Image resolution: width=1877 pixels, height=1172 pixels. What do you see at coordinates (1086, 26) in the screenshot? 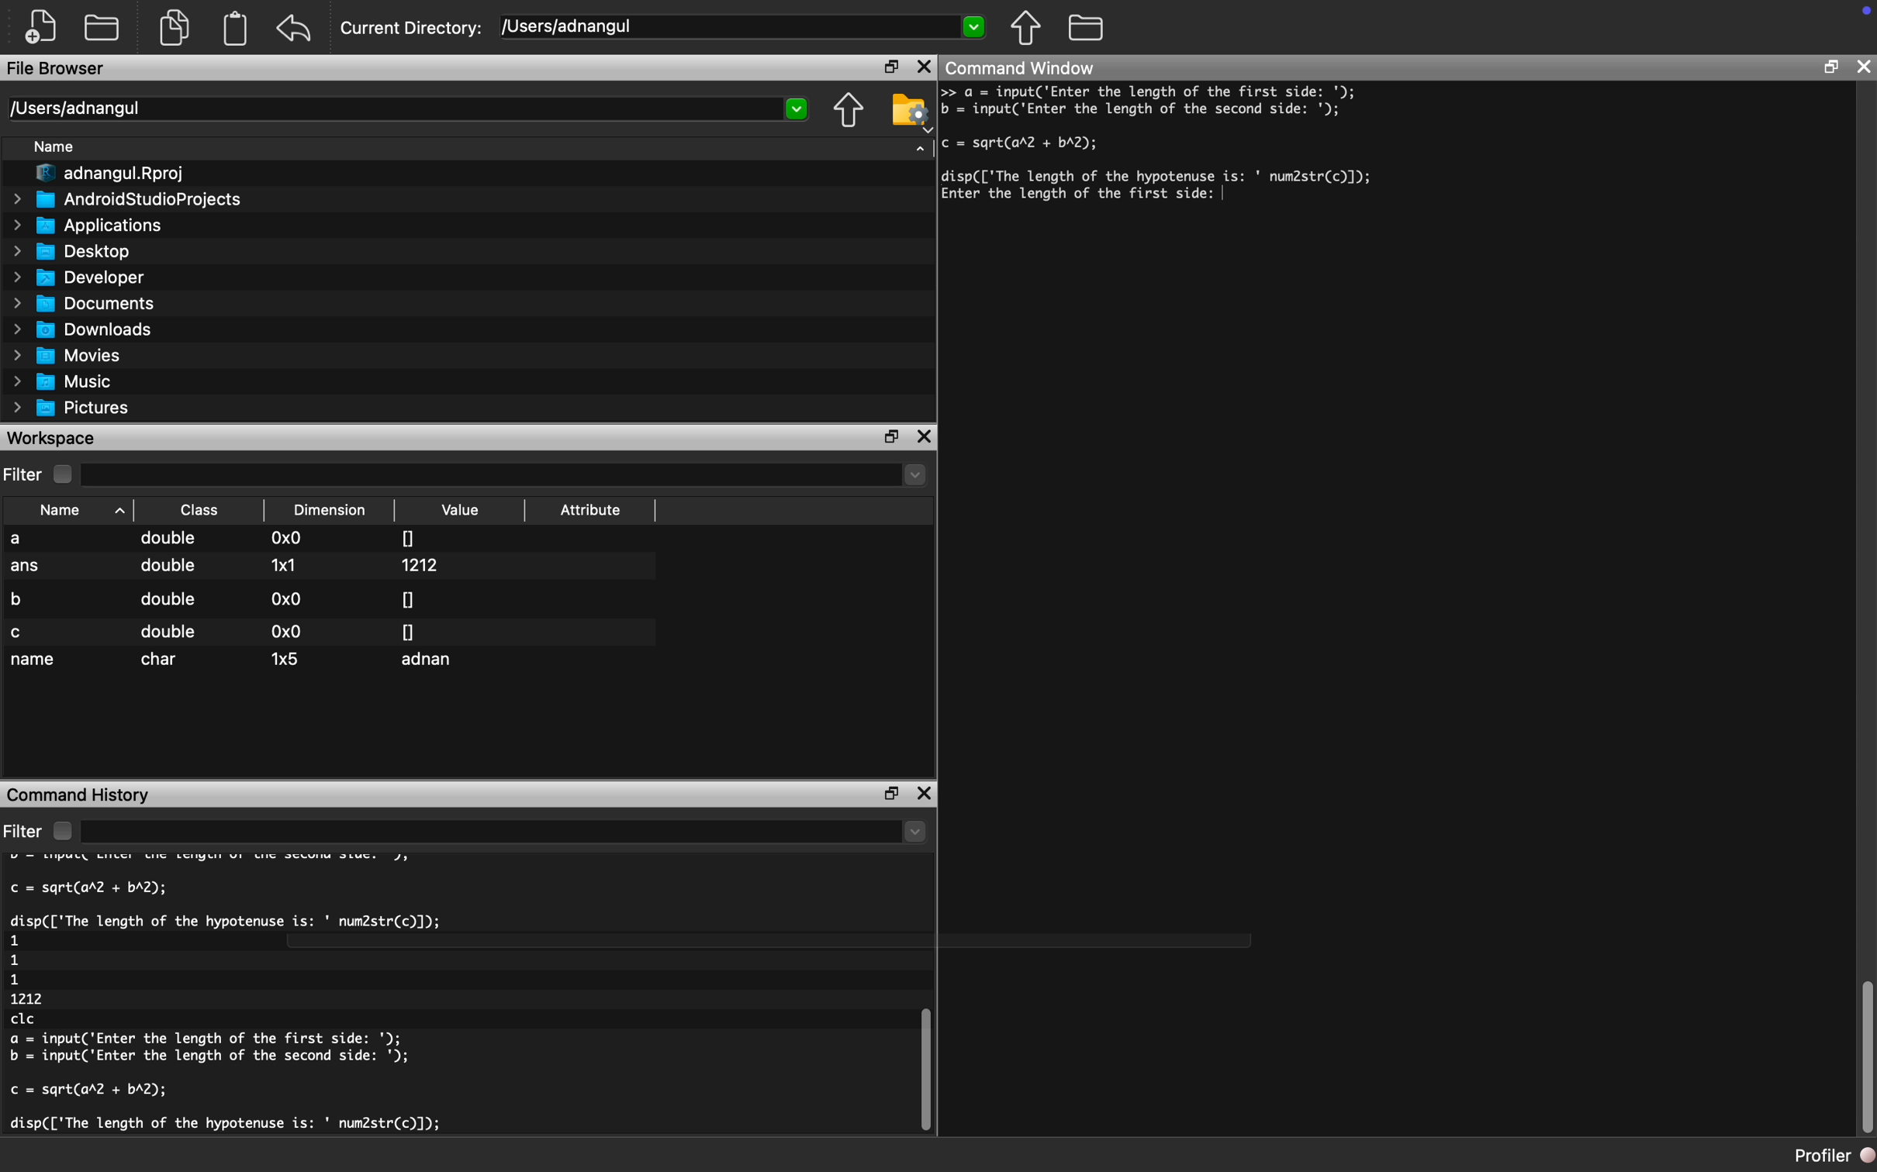
I see `folder` at bounding box center [1086, 26].